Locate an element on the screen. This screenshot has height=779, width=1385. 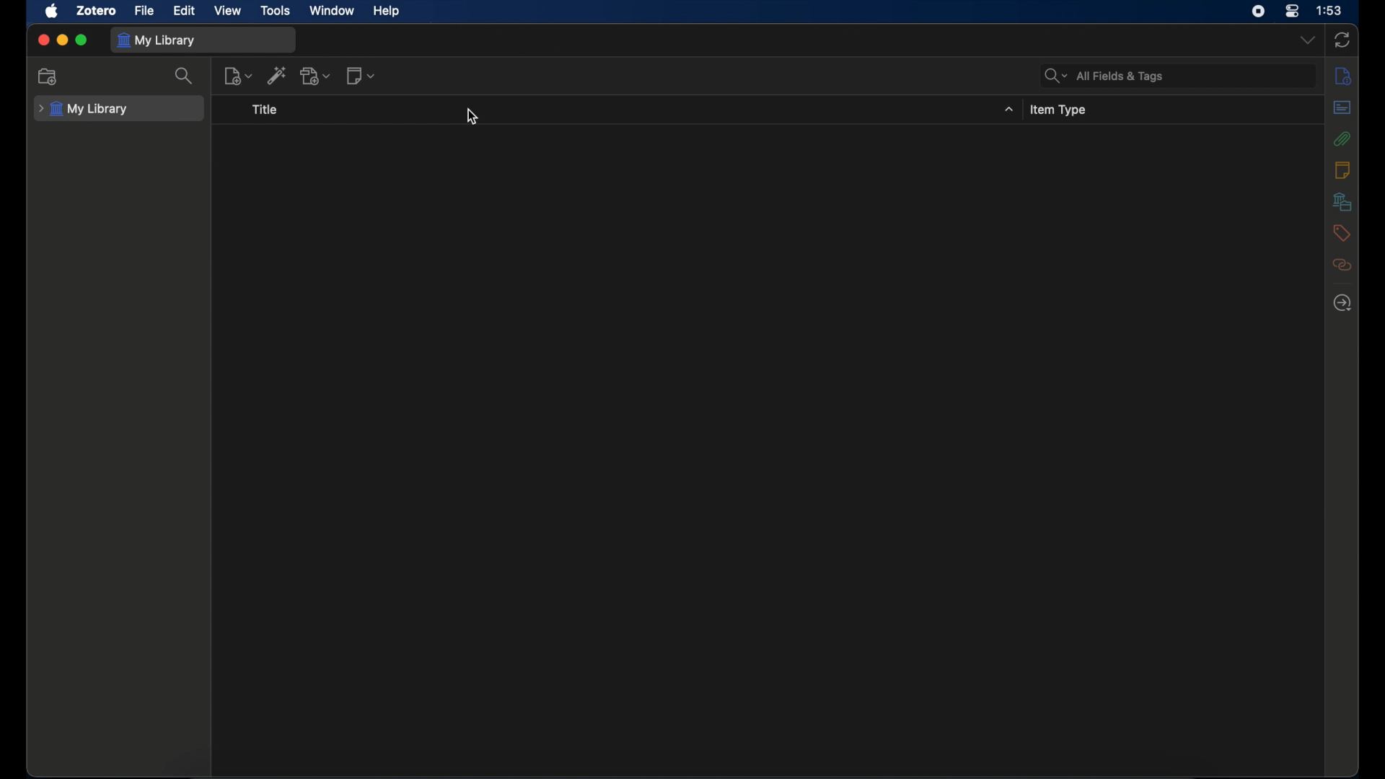
my library is located at coordinates (156, 41).